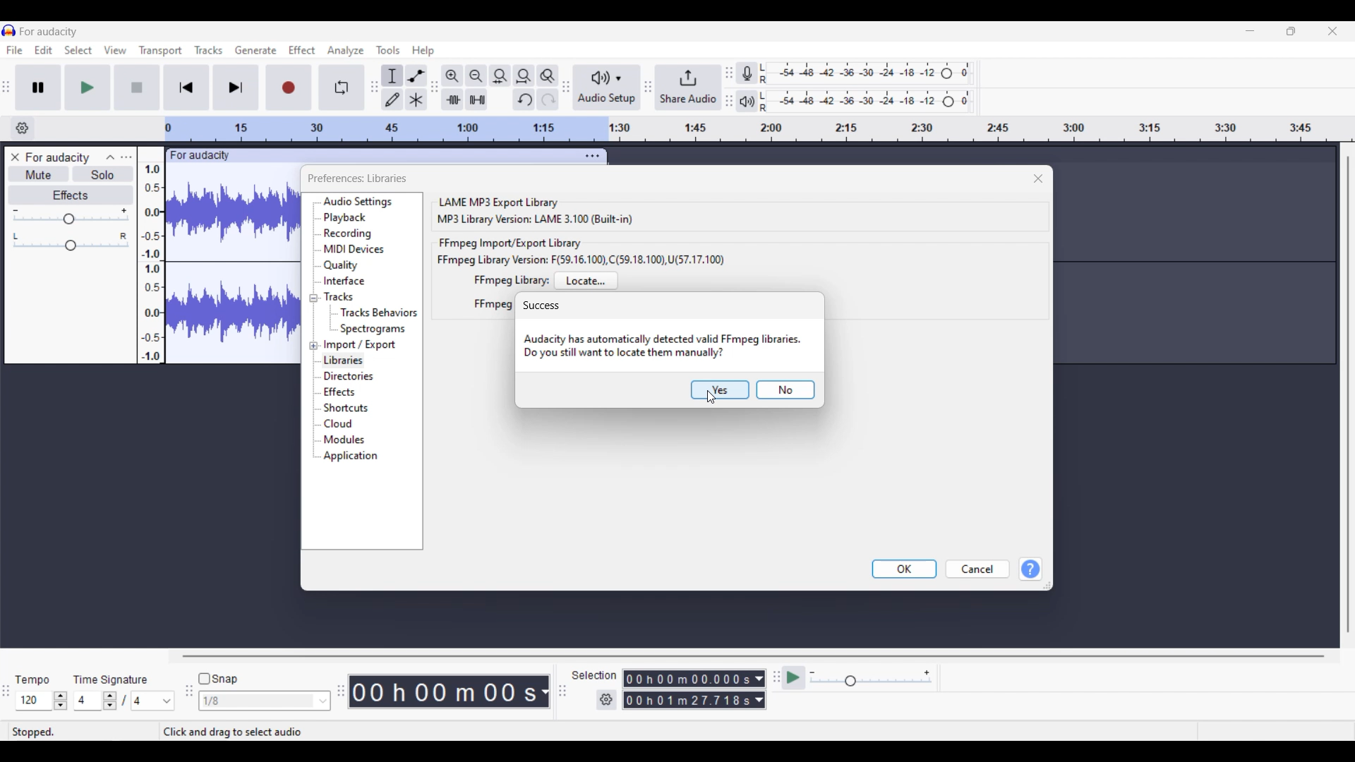  What do you see at coordinates (342, 87) in the screenshot?
I see `Enable looping` at bounding box center [342, 87].